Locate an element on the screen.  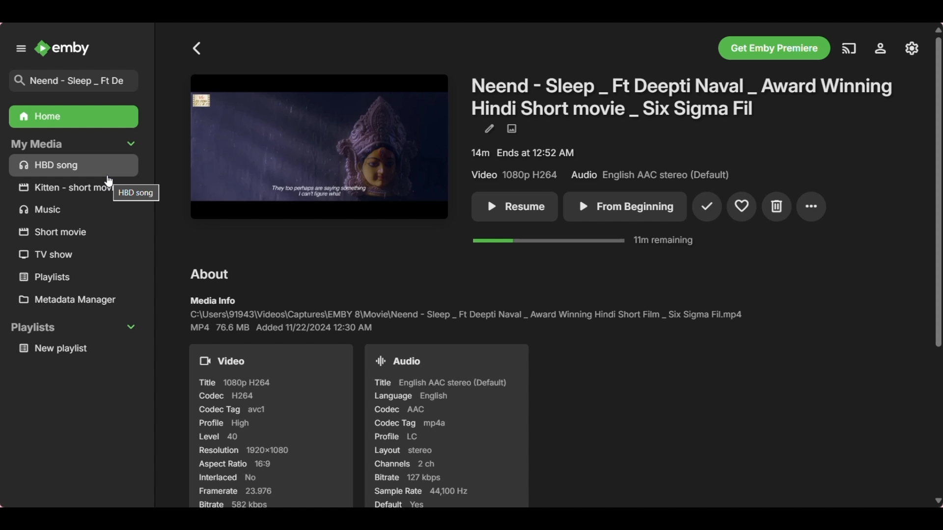
Collapse playlists is located at coordinates (73, 328).